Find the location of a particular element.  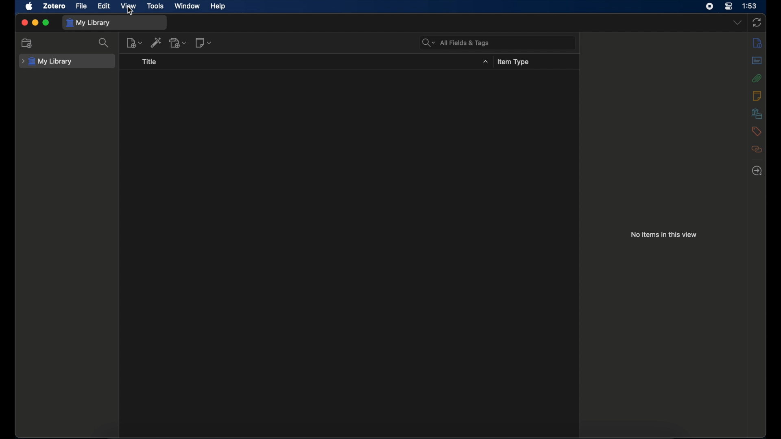

minimize is located at coordinates (35, 23).